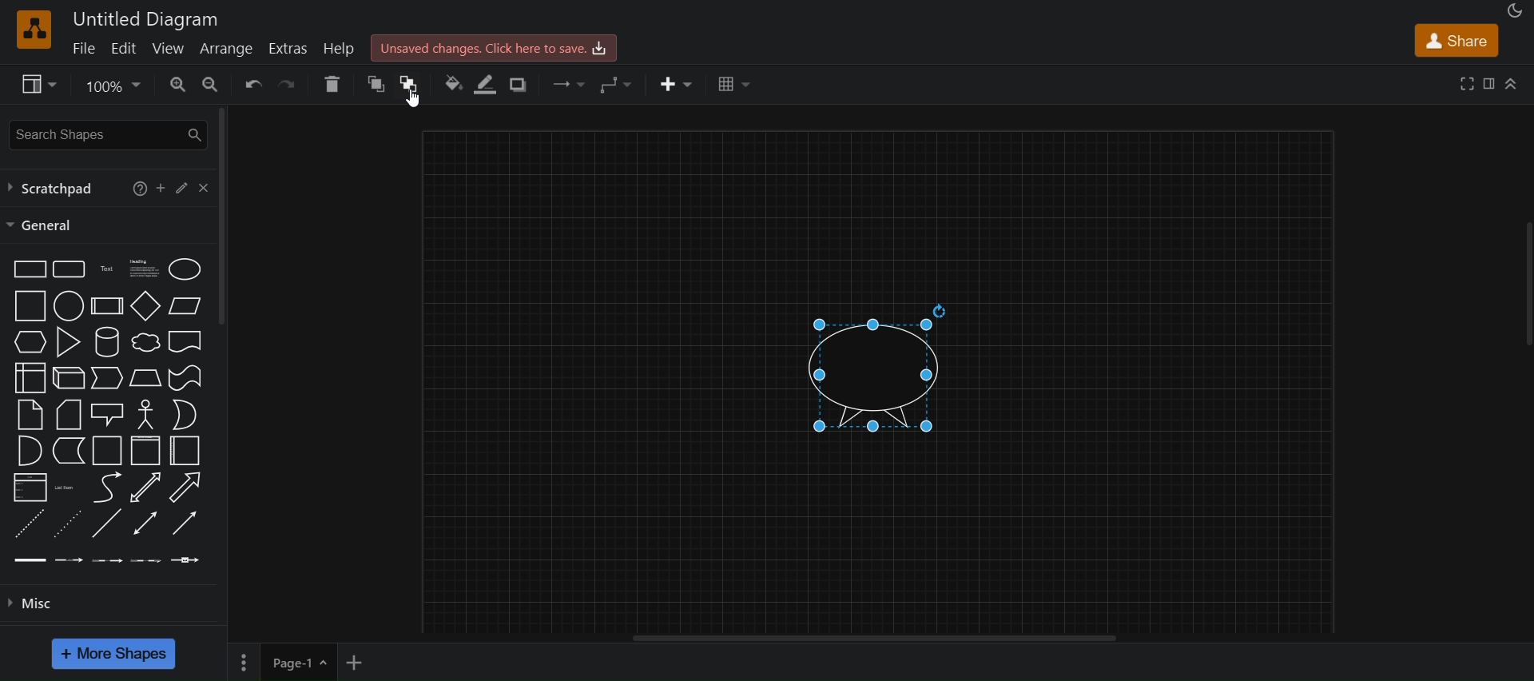  I want to click on waypoints, so click(610, 83).